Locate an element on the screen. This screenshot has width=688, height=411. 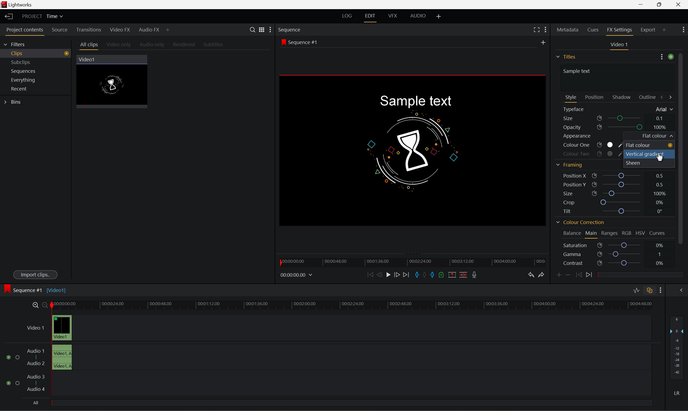
size is located at coordinates (579, 193).